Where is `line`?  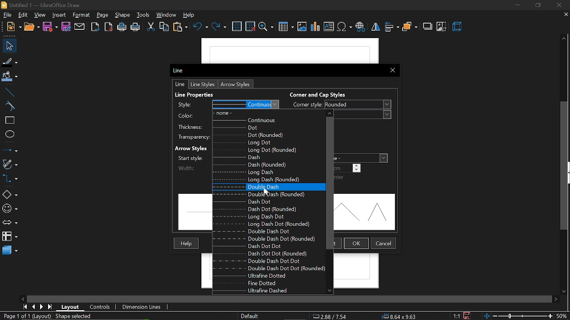 line is located at coordinates (179, 84).